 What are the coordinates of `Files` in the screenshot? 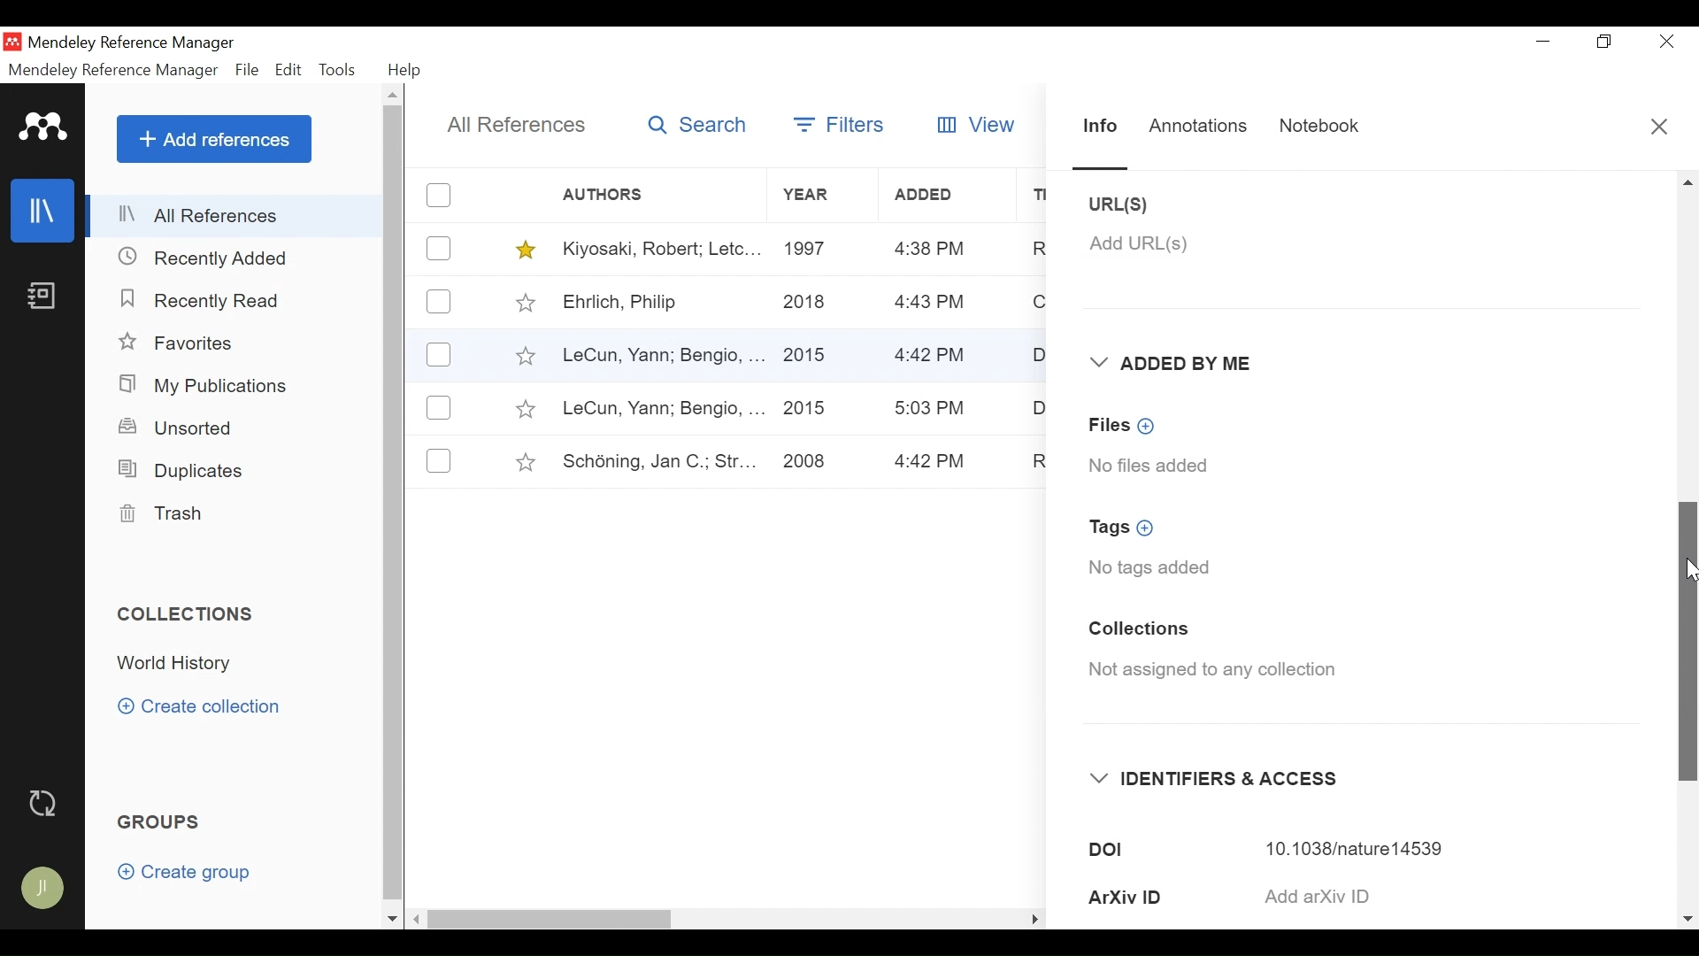 It's located at (1126, 425).